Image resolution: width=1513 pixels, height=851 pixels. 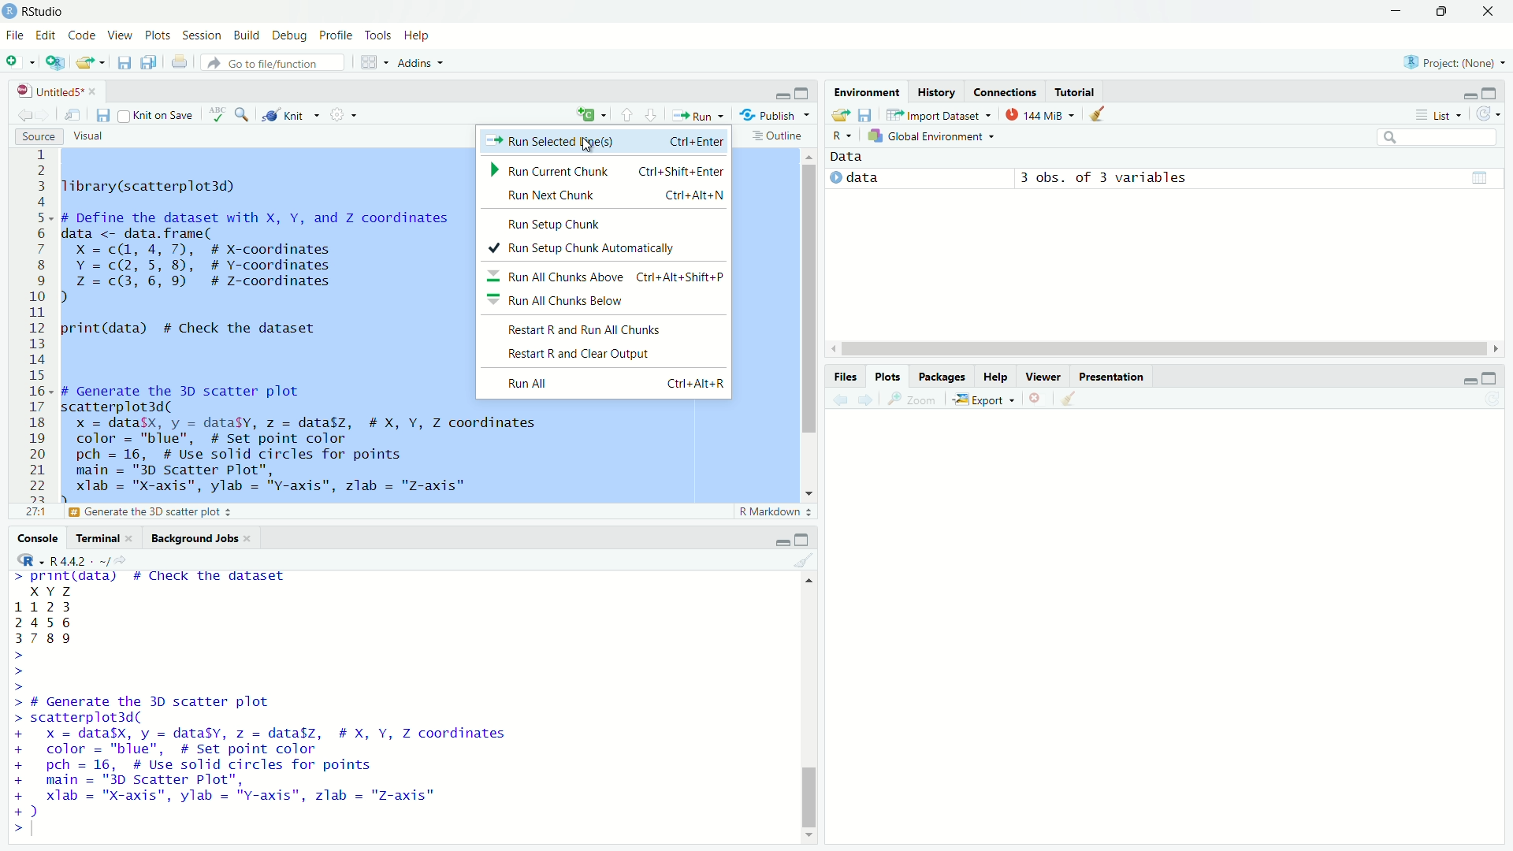 I want to click on previous plot, so click(x=837, y=399).